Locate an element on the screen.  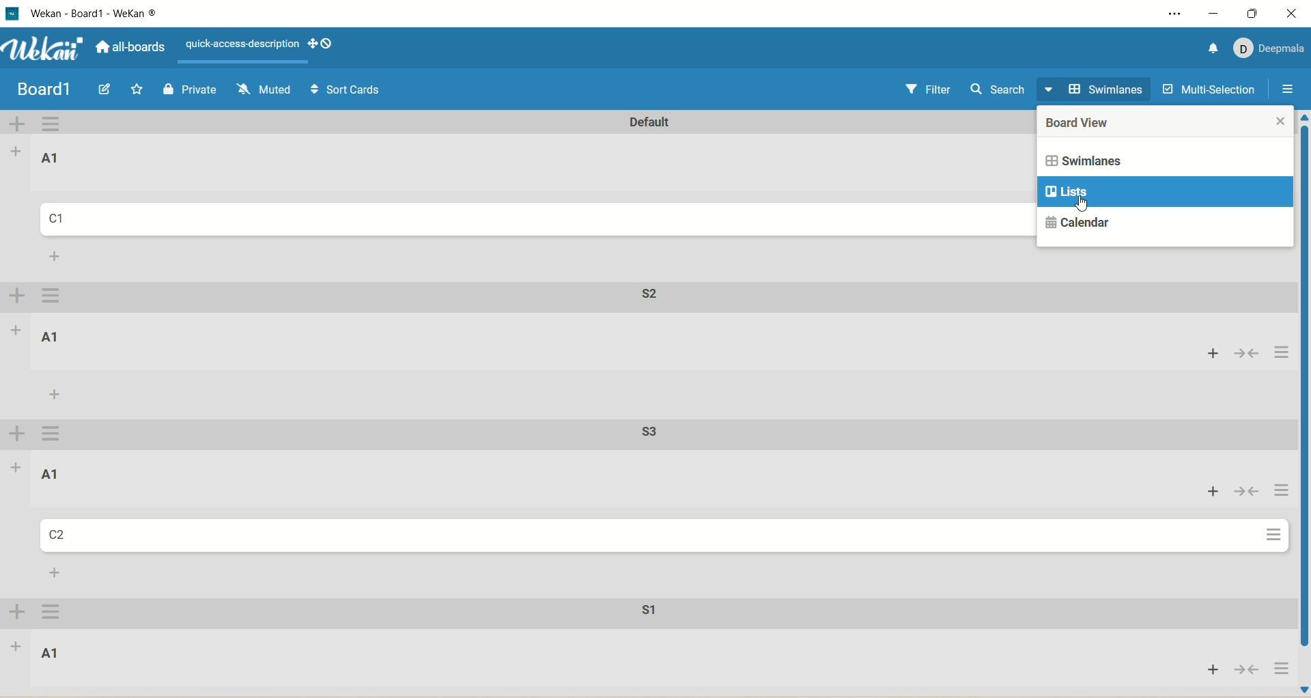
swimlane tittle is located at coordinates (645, 294).